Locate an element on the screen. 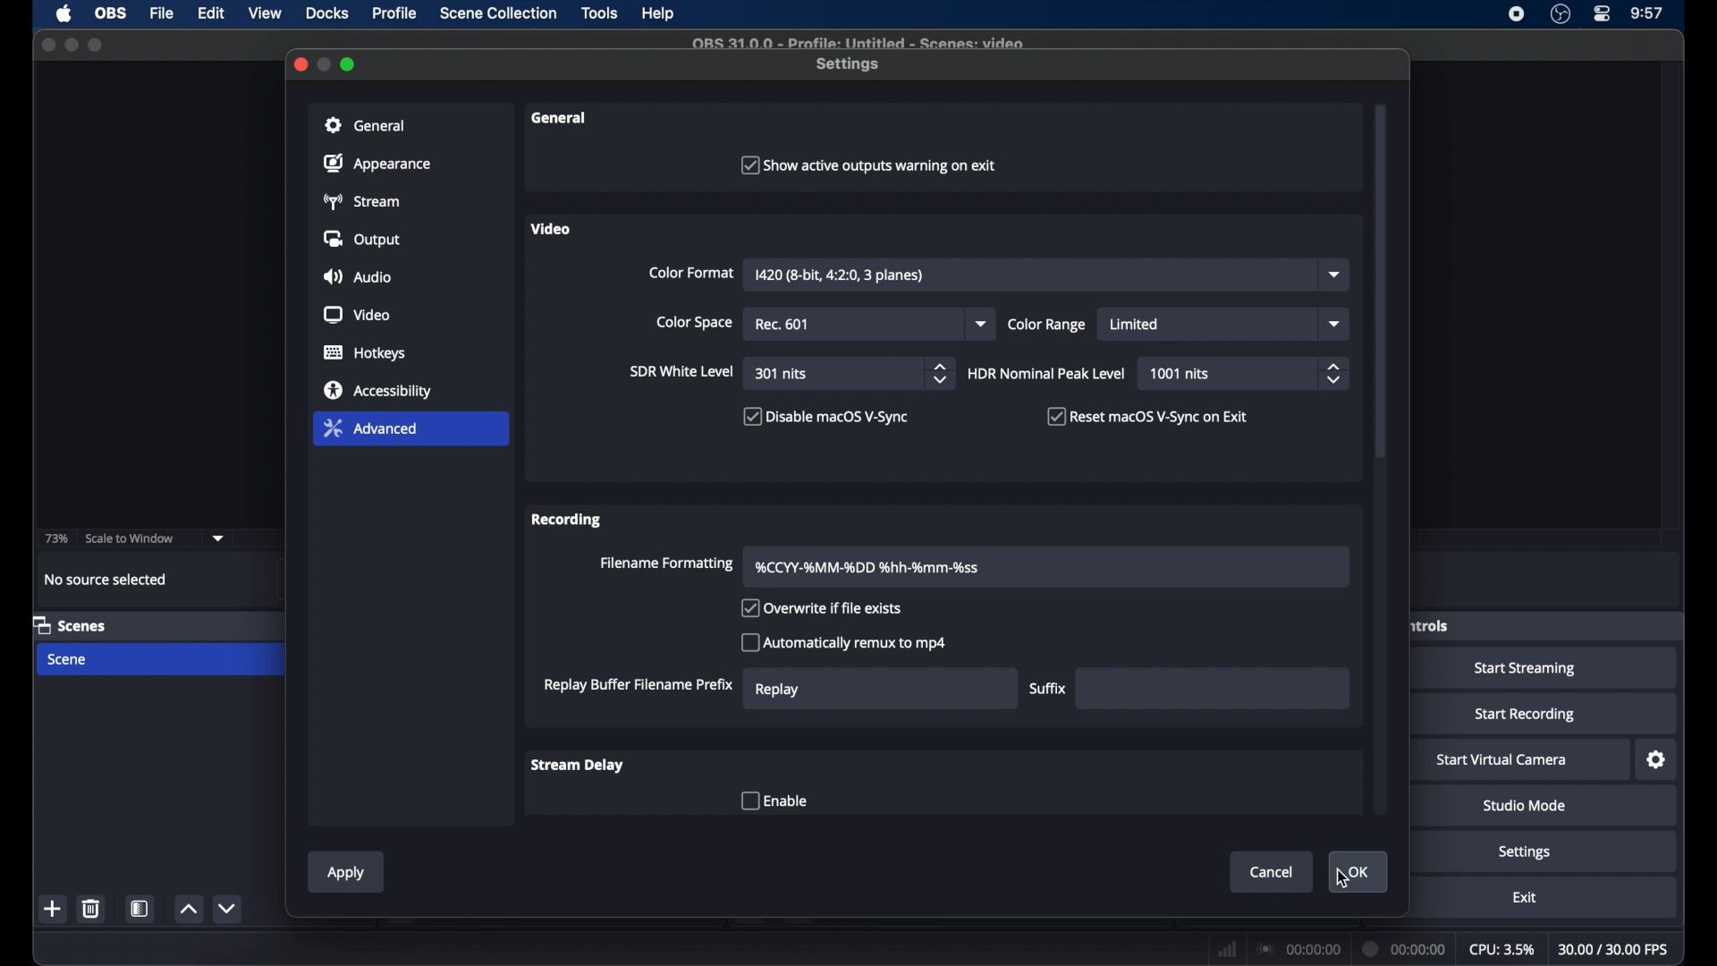  video is located at coordinates (549, 229).